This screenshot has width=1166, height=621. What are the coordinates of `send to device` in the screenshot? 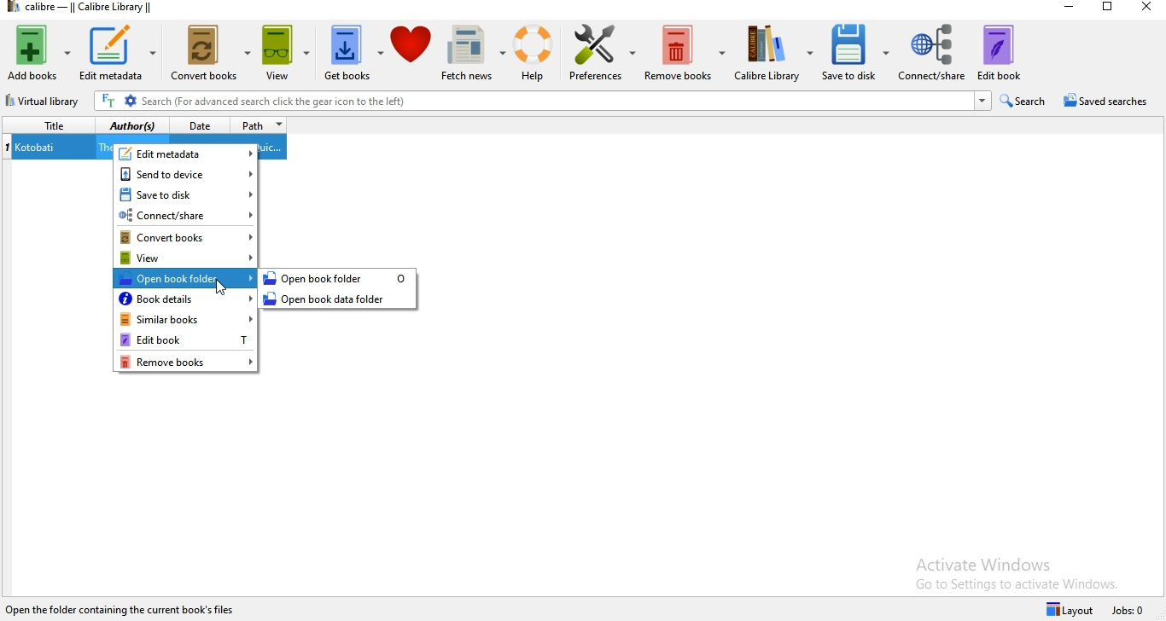 It's located at (188, 174).